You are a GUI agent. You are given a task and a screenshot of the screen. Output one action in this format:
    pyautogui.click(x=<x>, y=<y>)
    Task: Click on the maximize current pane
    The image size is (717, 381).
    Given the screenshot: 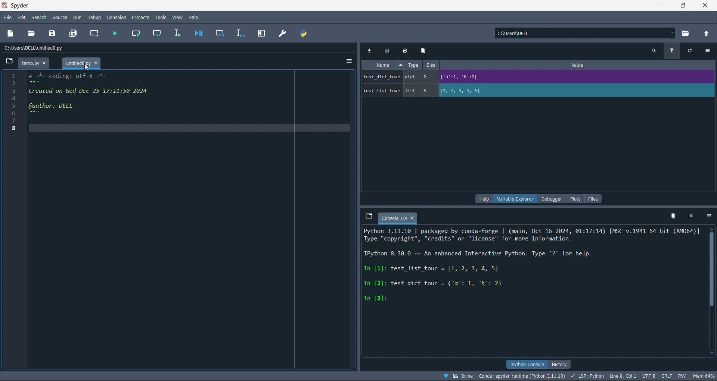 What is the action you would take?
    pyautogui.click(x=262, y=34)
    